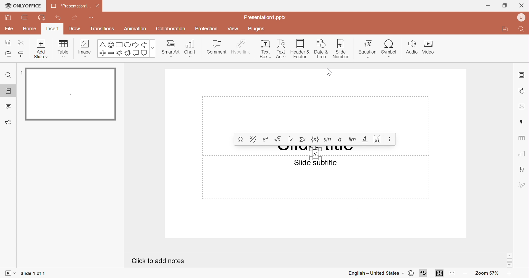 The image size is (529, 278). What do you see at coordinates (309, 139) in the screenshot?
I see `Equation` at bounding box center [309, 139].